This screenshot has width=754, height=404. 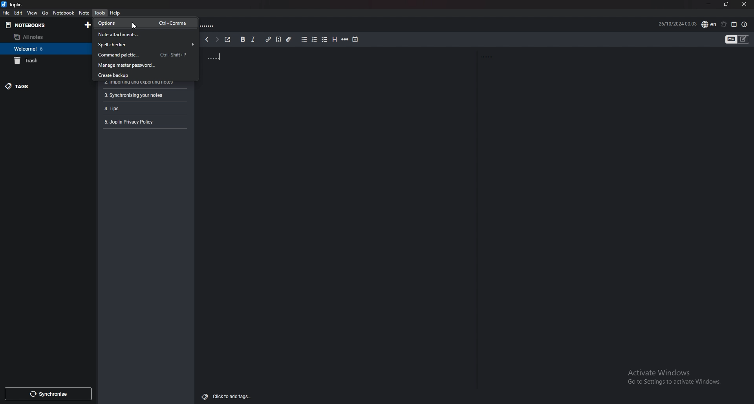 What do you see at coordinates (132, 122) in the screenshot?
I see `5. Joplin Privacy Policy` at bounding box center [132, 122].